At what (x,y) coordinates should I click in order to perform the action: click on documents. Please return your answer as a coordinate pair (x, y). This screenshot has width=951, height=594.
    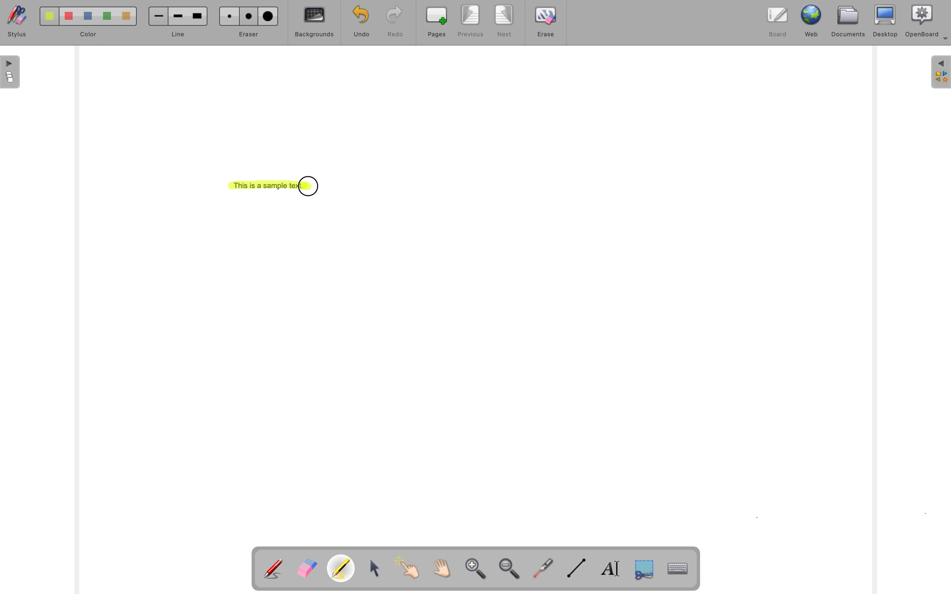
    Looking at the image, I should click on (848, 23).